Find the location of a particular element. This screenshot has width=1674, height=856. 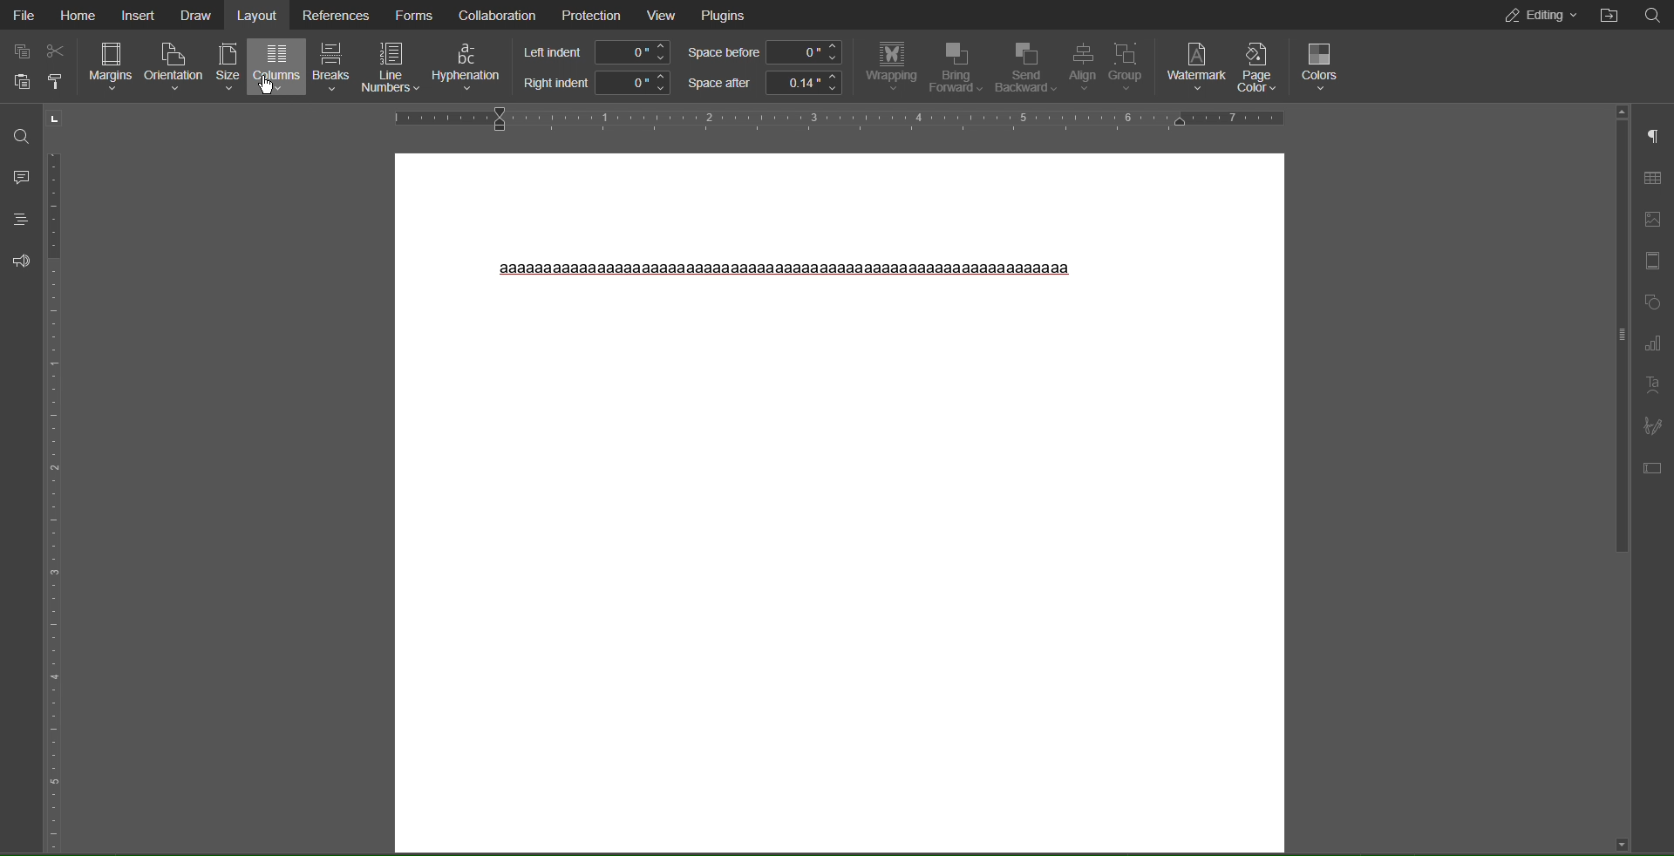

Plugins is located at coordinates (727, 16).